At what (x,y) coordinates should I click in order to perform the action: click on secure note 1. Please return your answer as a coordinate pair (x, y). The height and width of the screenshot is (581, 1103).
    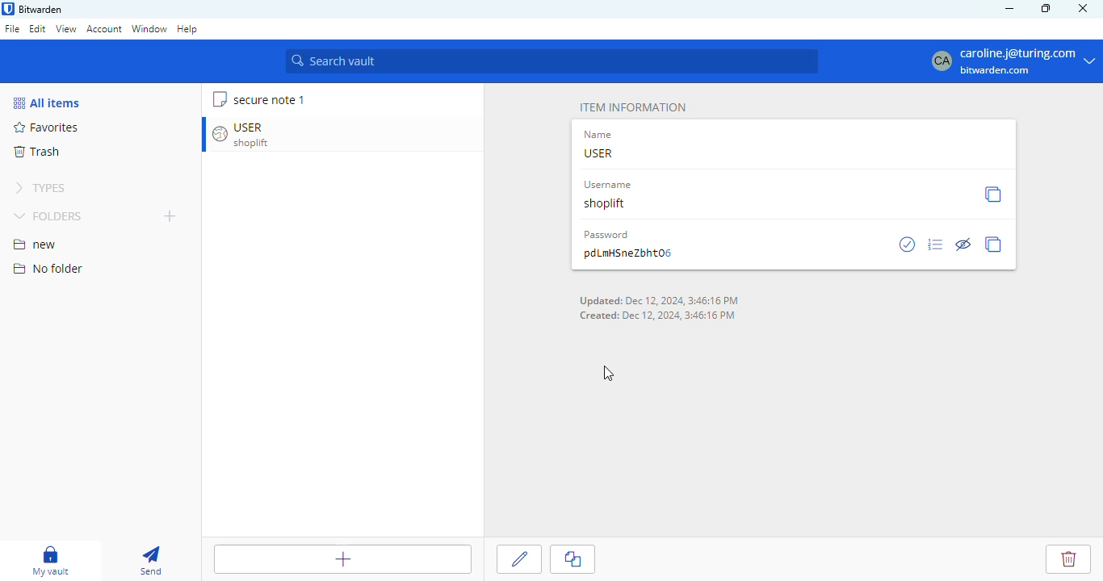
    Looking at the image, I should click on (268, 99).